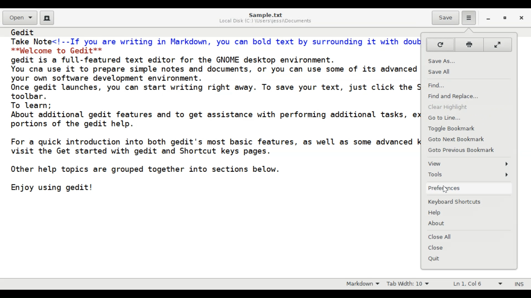 The image size is (531, 298). I want to click on Find and Replace, so click(468, 96).